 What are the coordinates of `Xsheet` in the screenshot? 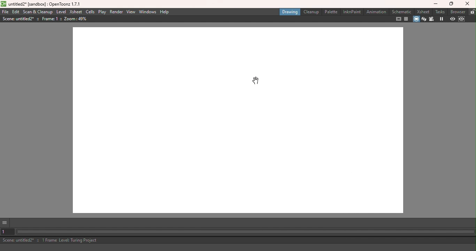 It's located at (76, 12).